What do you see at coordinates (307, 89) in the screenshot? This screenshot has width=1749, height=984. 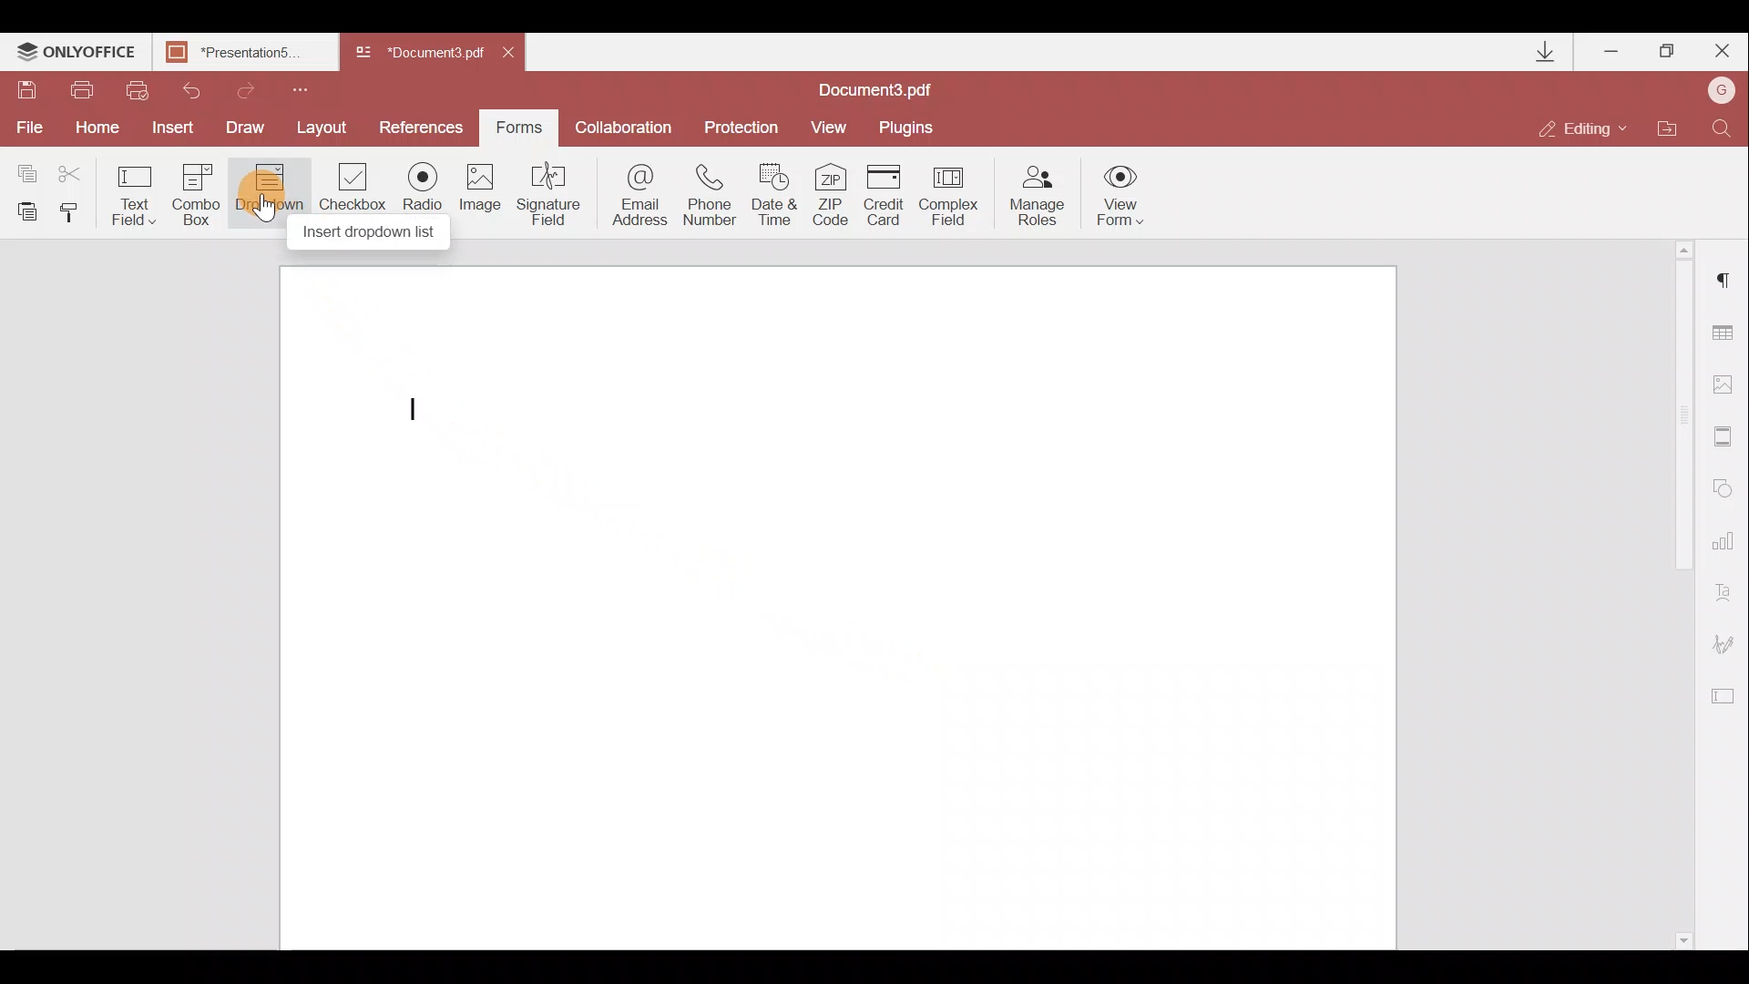 I see `Customize quick access toolbar` at bounding box center [307, 89].